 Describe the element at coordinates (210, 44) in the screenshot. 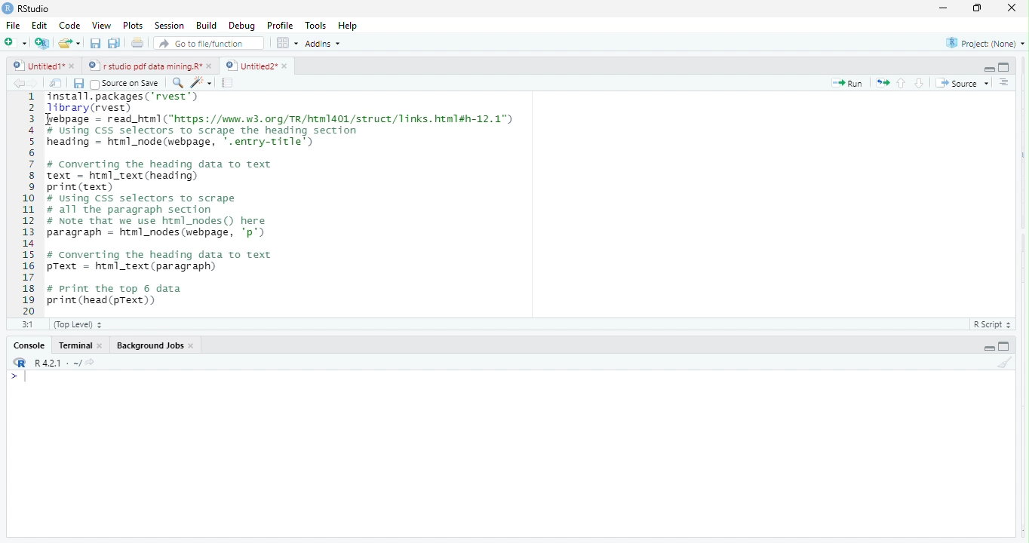

I see ` Go to file/function` at that location.